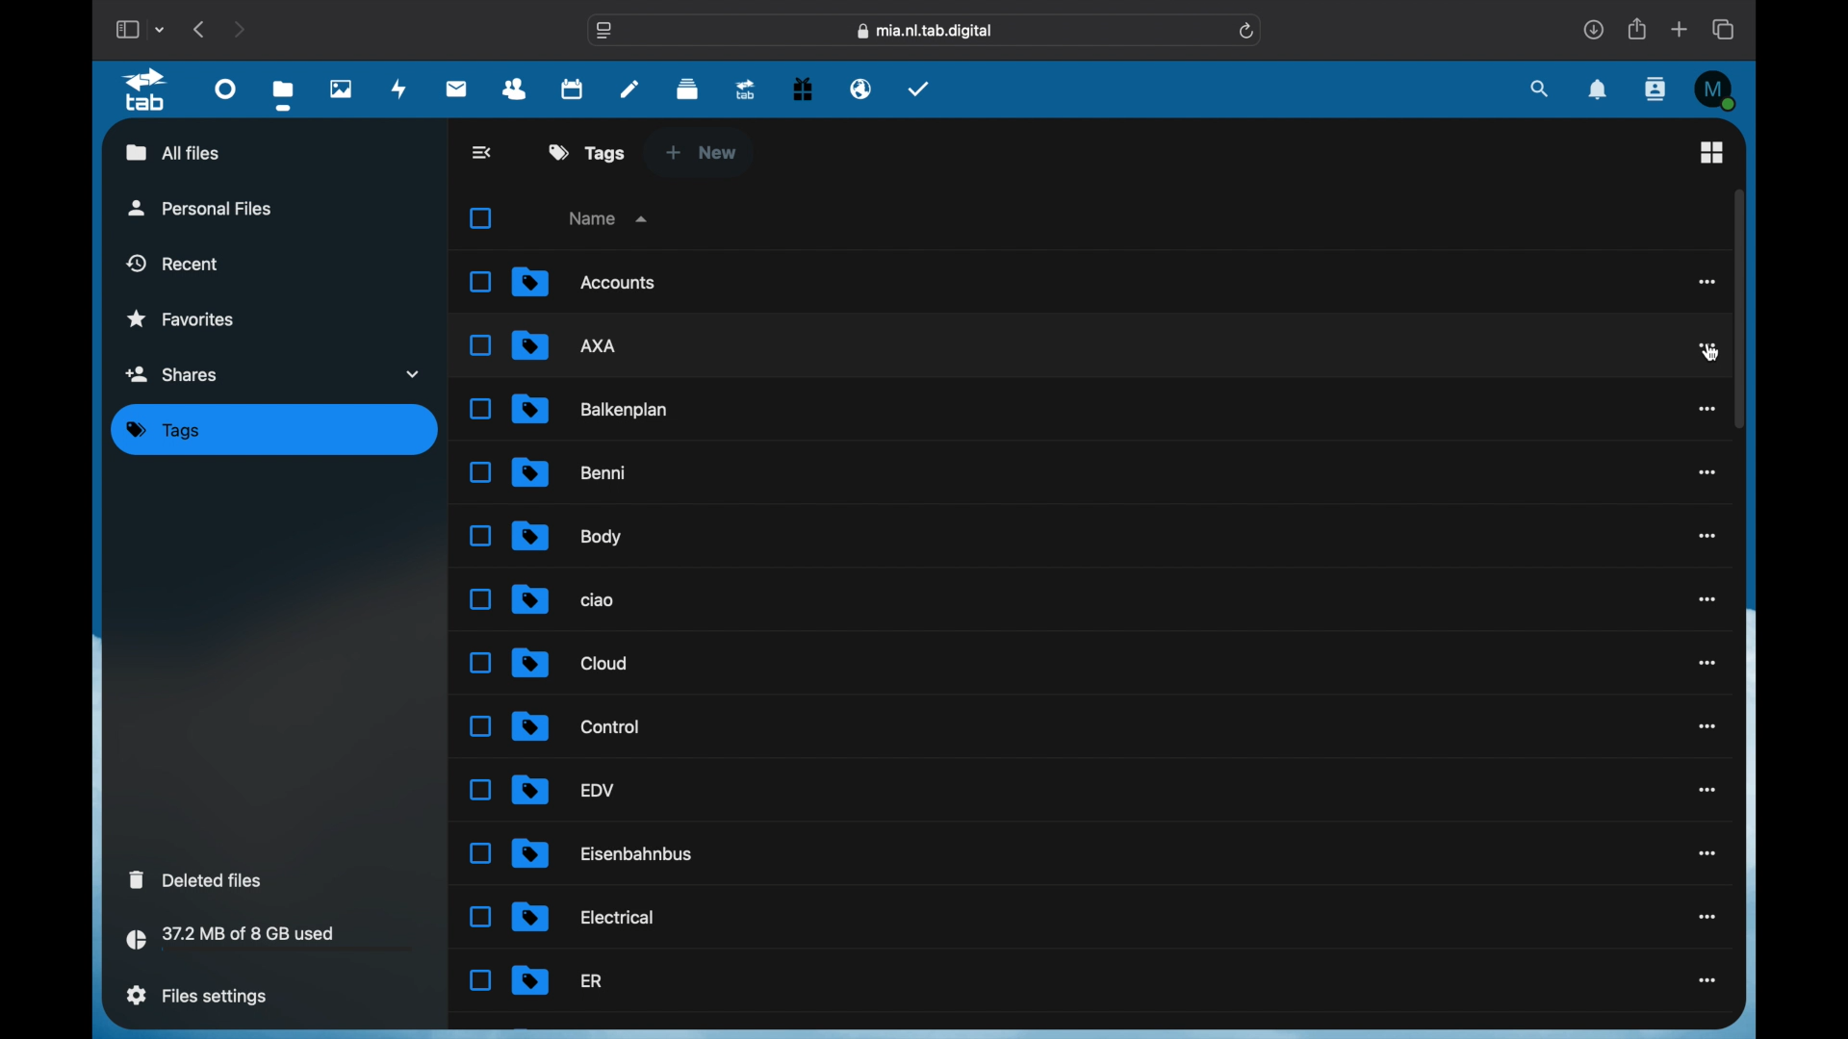 Image resolution: width=1848 pixels, height=1039 pixels. What do you see at coordinates (164, 431) in the screenshot?
I see `tags` at bounding box center [164, 431].